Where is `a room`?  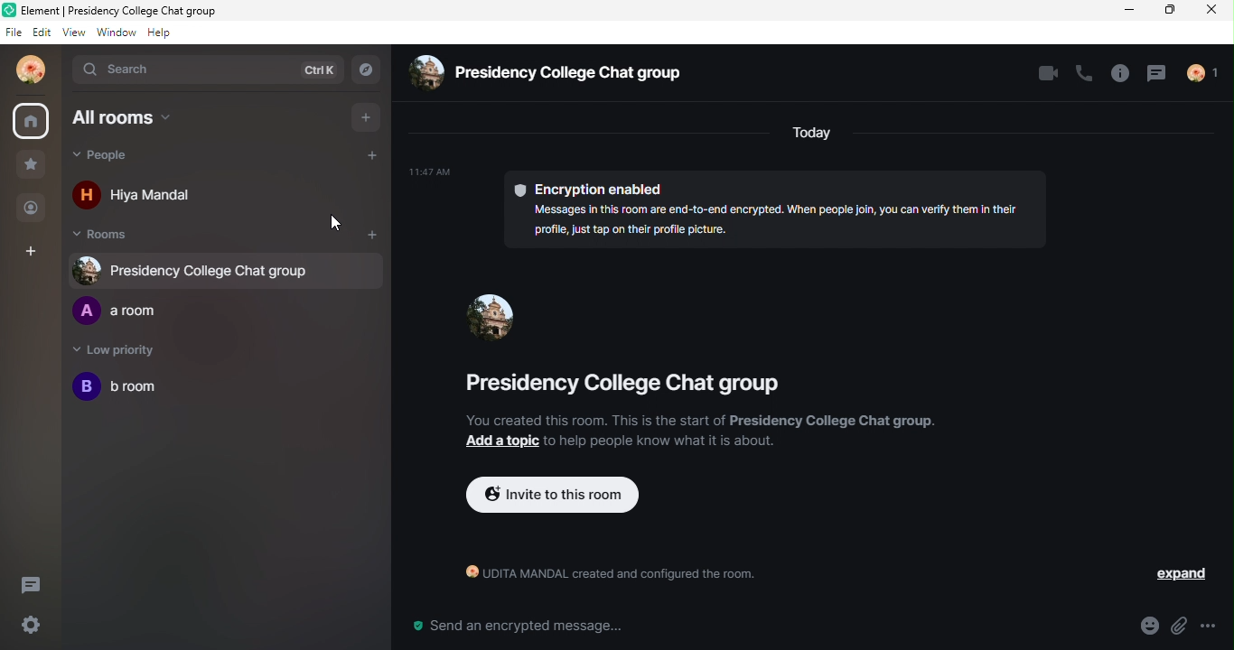 a room is located at coordinates (124, 312).